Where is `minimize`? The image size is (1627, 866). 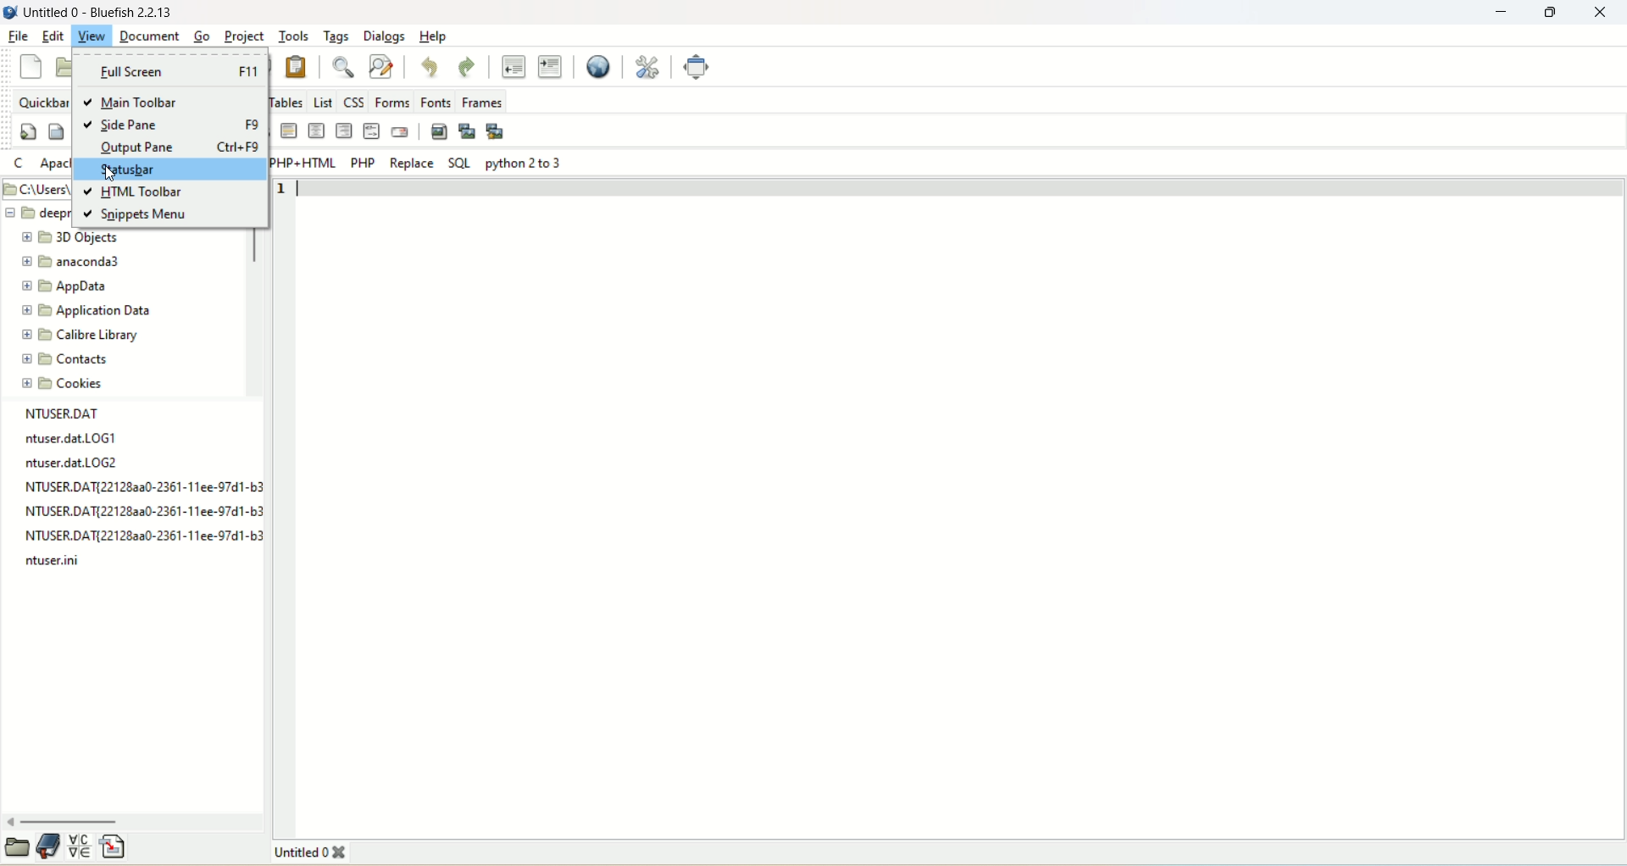 minimize is located at coordinates (1506, 12).